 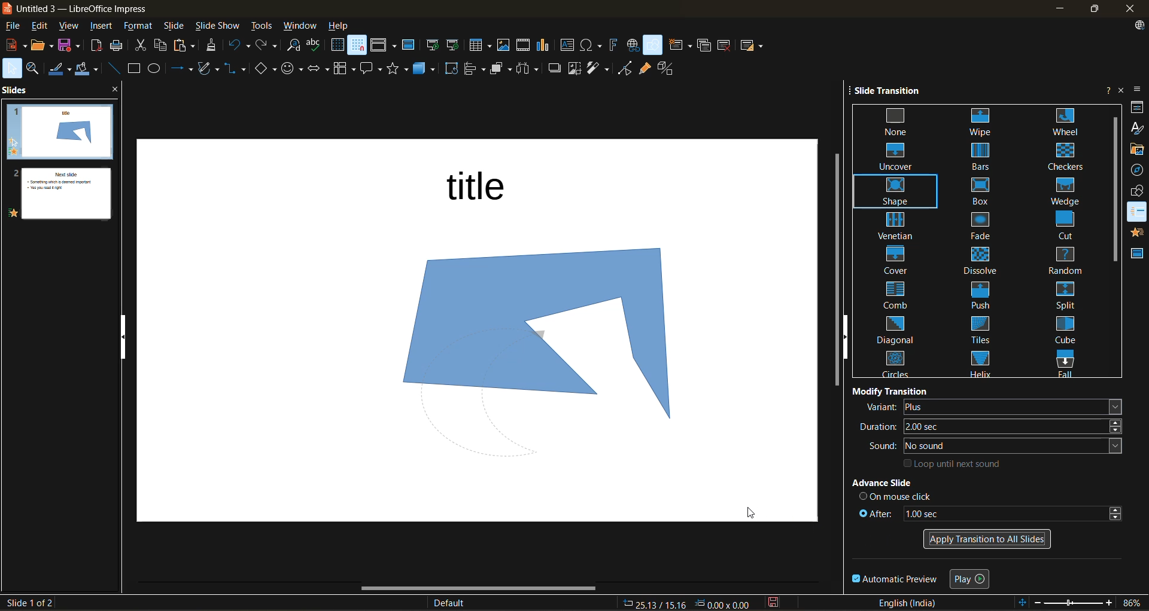 What do you see at coordinates (891, 390) in the screenshot?
I see `modify transition` at bounding box center [891, 390].